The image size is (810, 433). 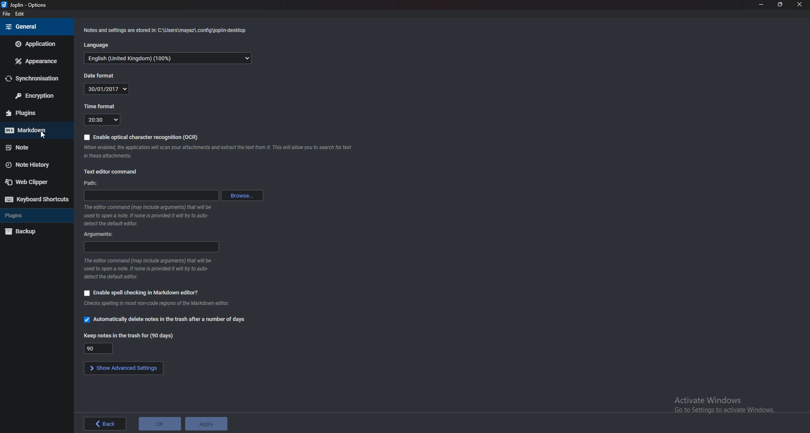 What do you see at coordinates (160, 425) in the screenshot?
I see `ok` at bounding box center [160, 425].